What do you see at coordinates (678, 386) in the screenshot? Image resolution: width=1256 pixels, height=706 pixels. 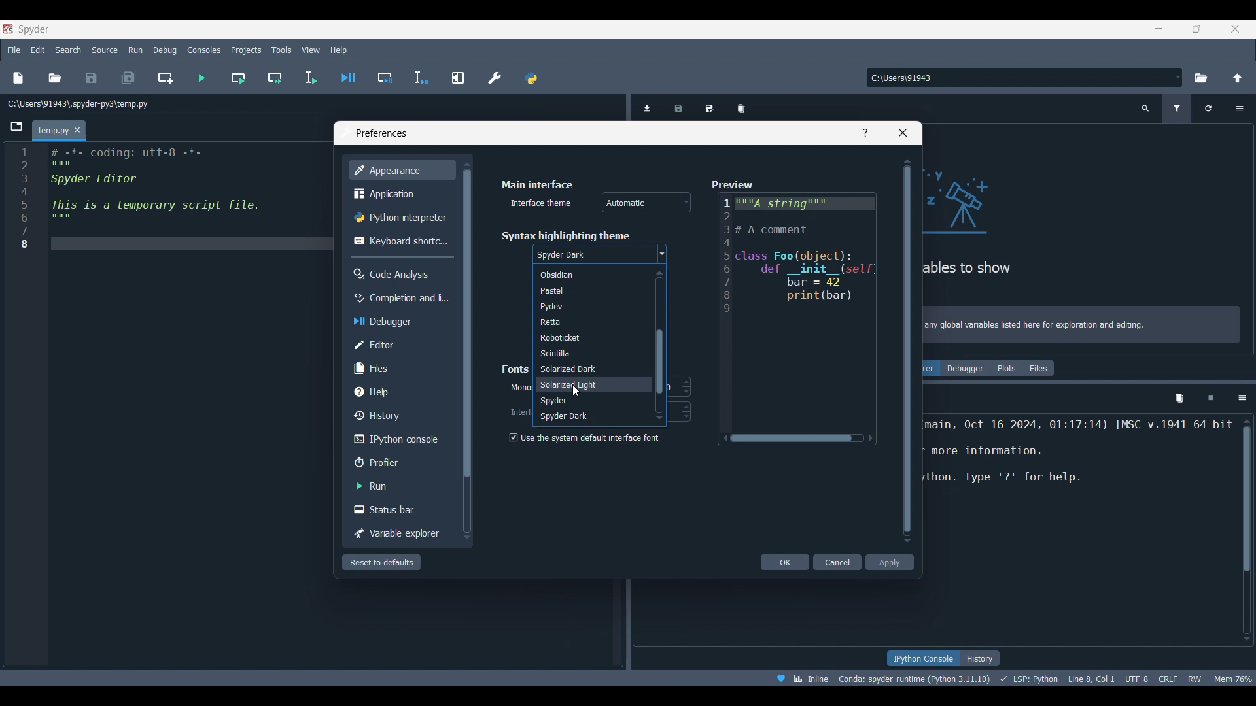 I see `font size` at bounding box center [678, 386].